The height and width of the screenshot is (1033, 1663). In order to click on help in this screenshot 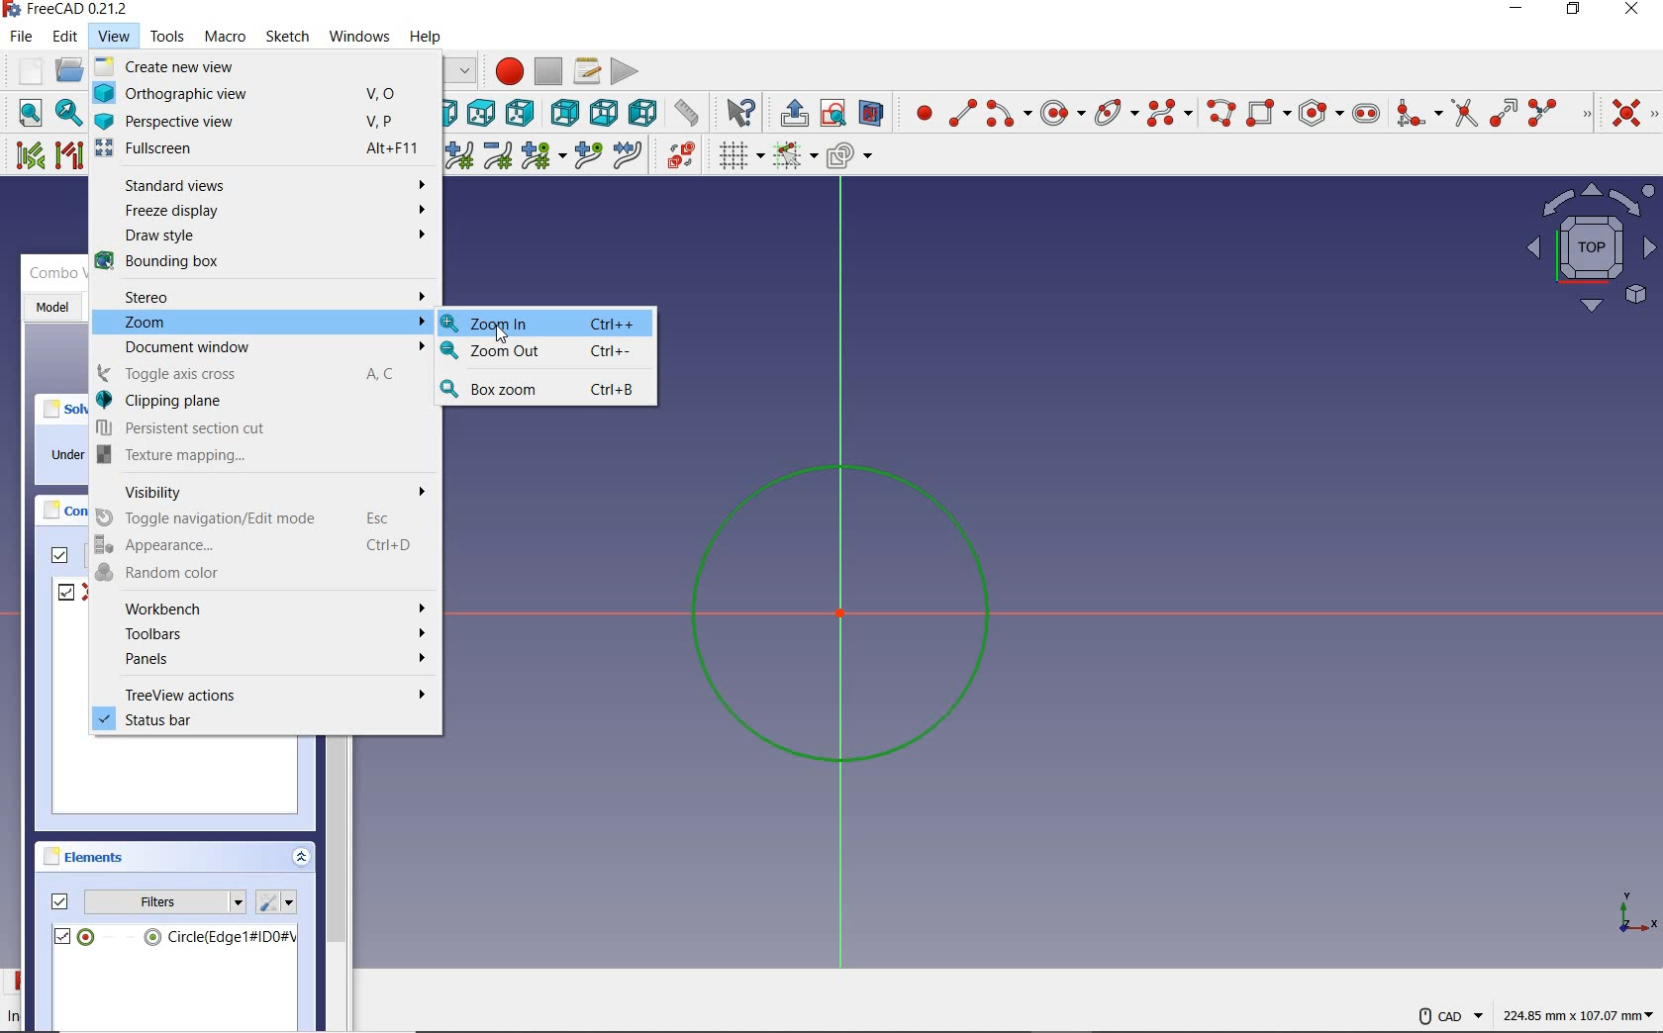, I will do `click(431, 38)`.